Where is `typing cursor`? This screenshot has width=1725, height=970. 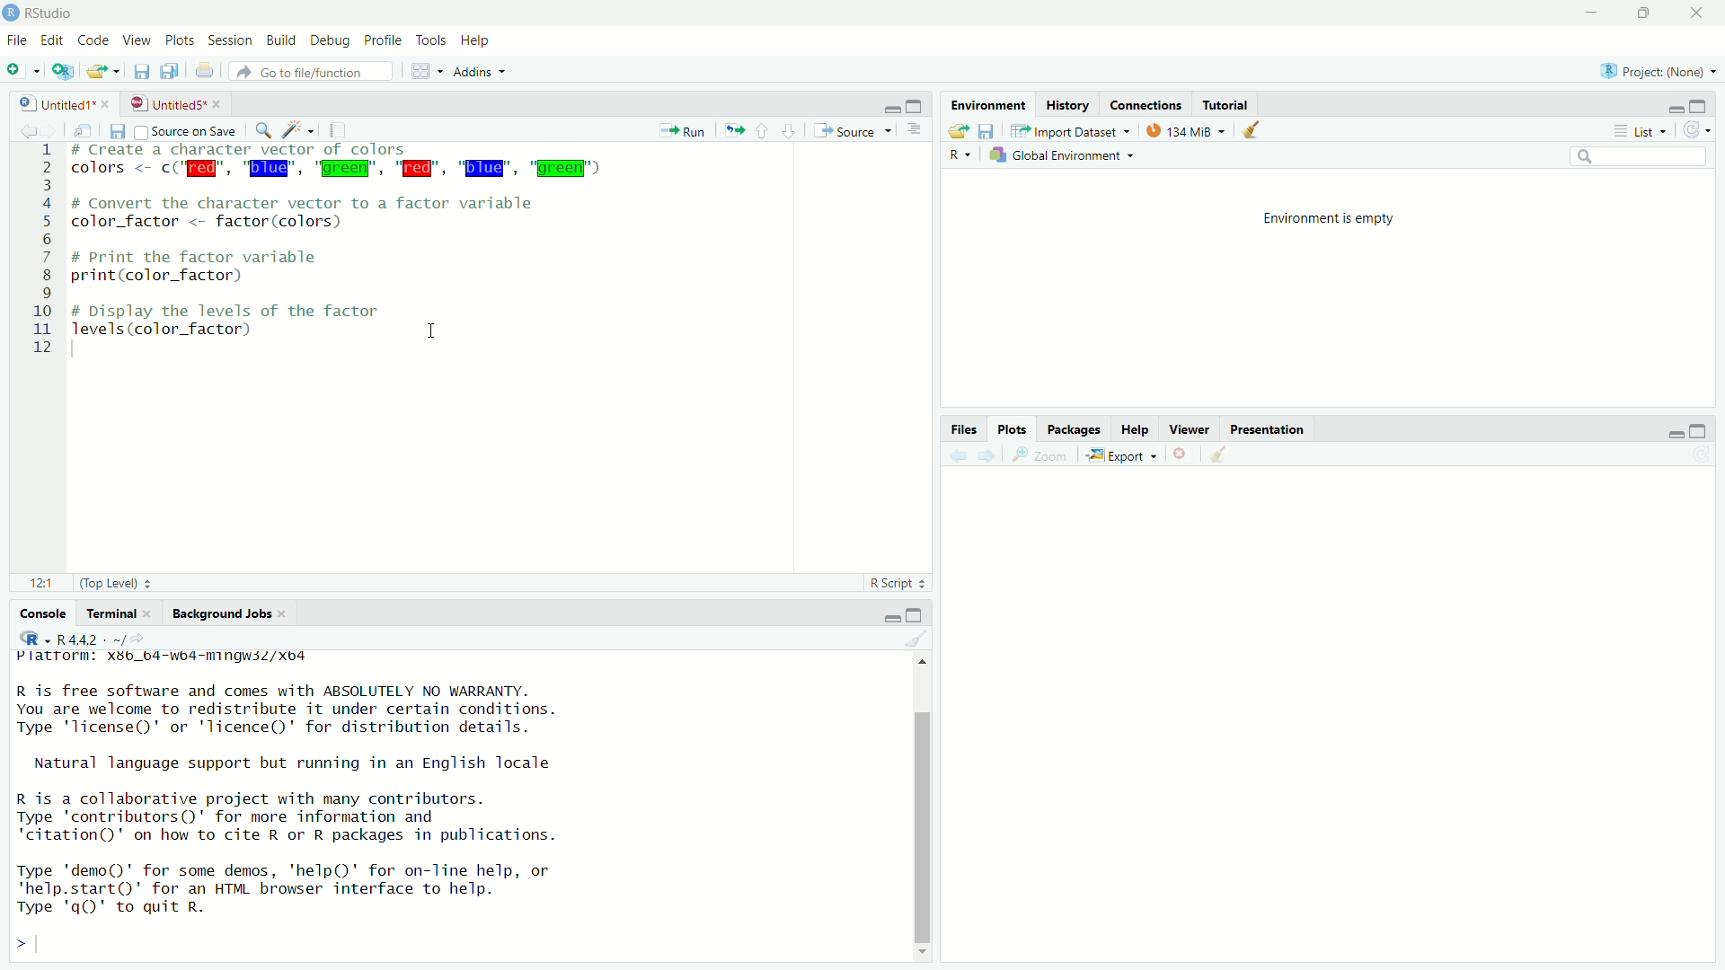 typing cursor is located at coordinates (45, 946).